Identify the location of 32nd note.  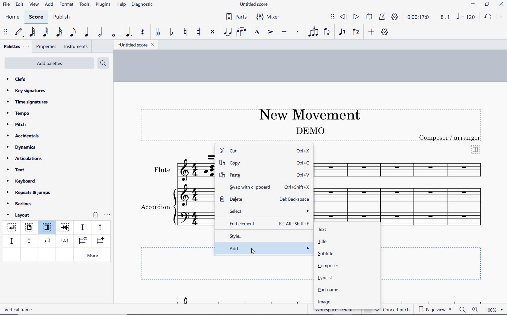
(45, 32).